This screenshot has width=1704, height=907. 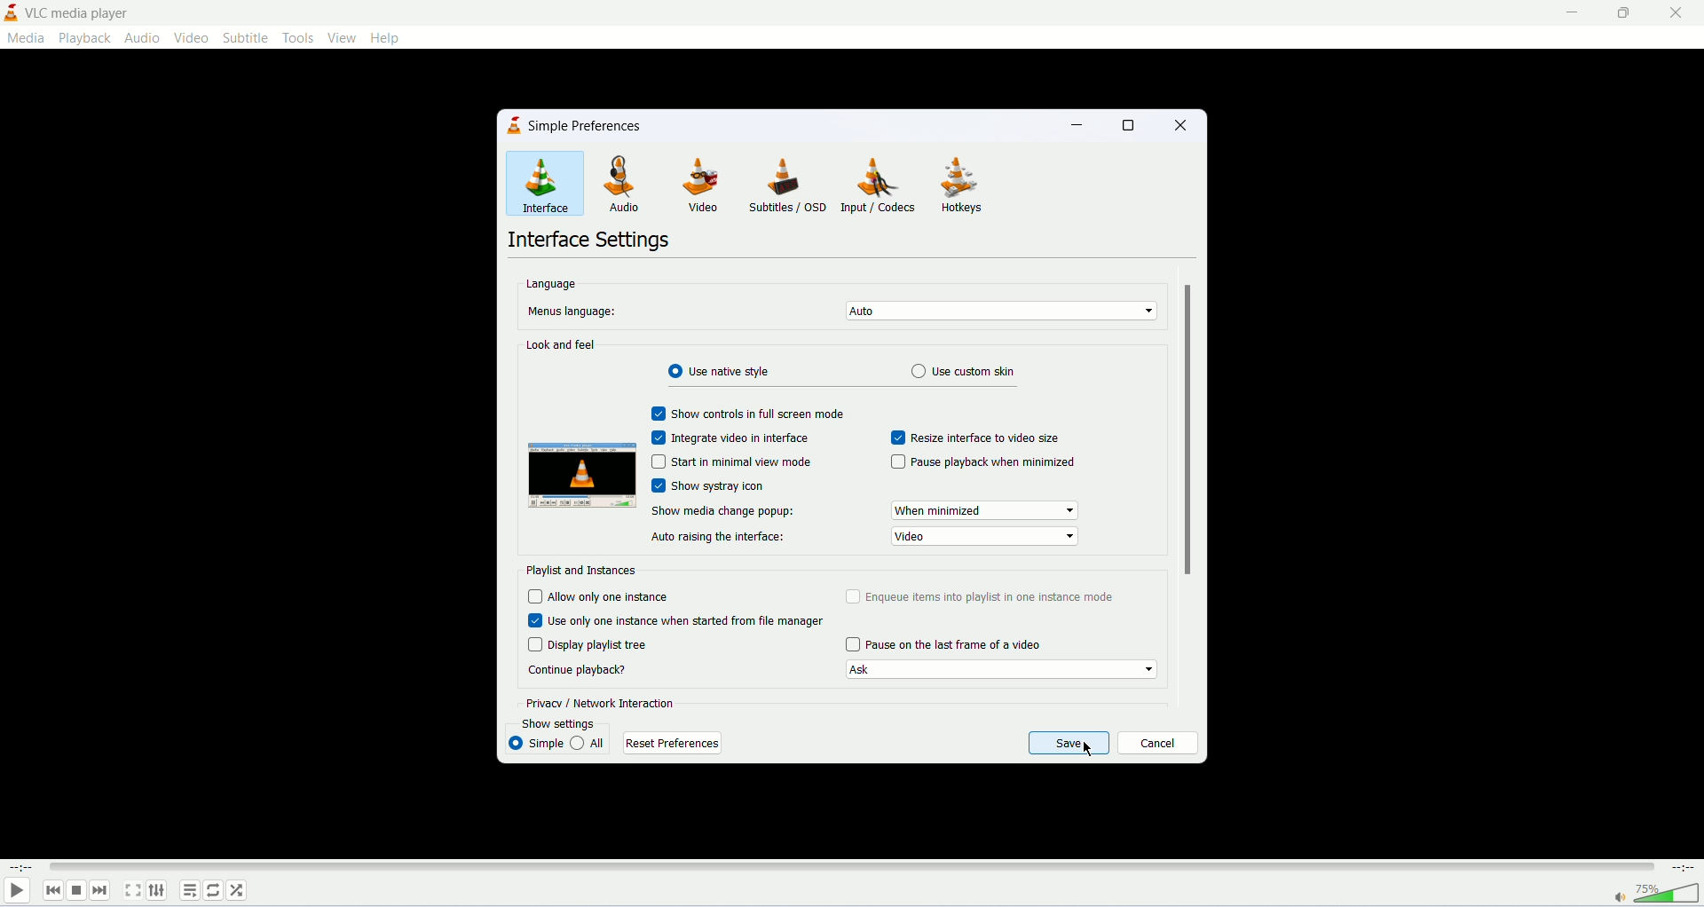 What do you see at coordinates (1089, 750) in the screenshot?
I see `mouse cursor` at bounding box center [1089, 750].